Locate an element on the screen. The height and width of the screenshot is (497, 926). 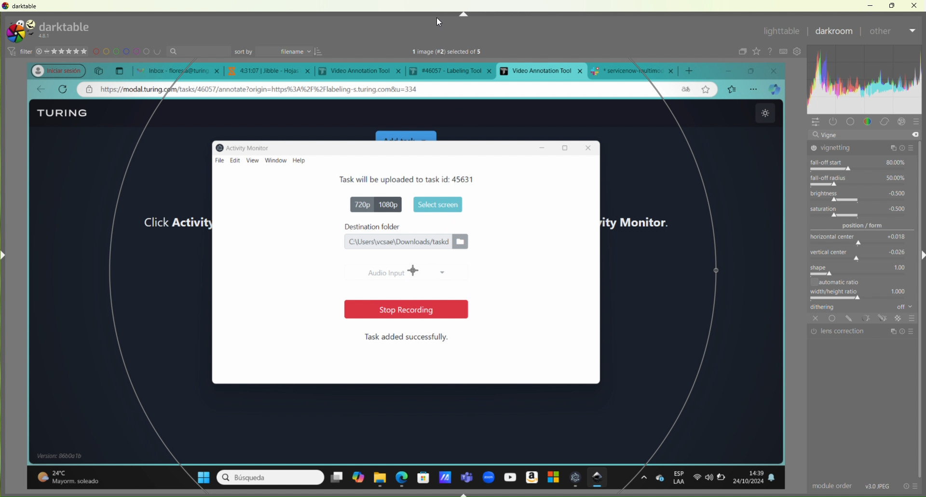
lightable is located at coordinates (782, 31).